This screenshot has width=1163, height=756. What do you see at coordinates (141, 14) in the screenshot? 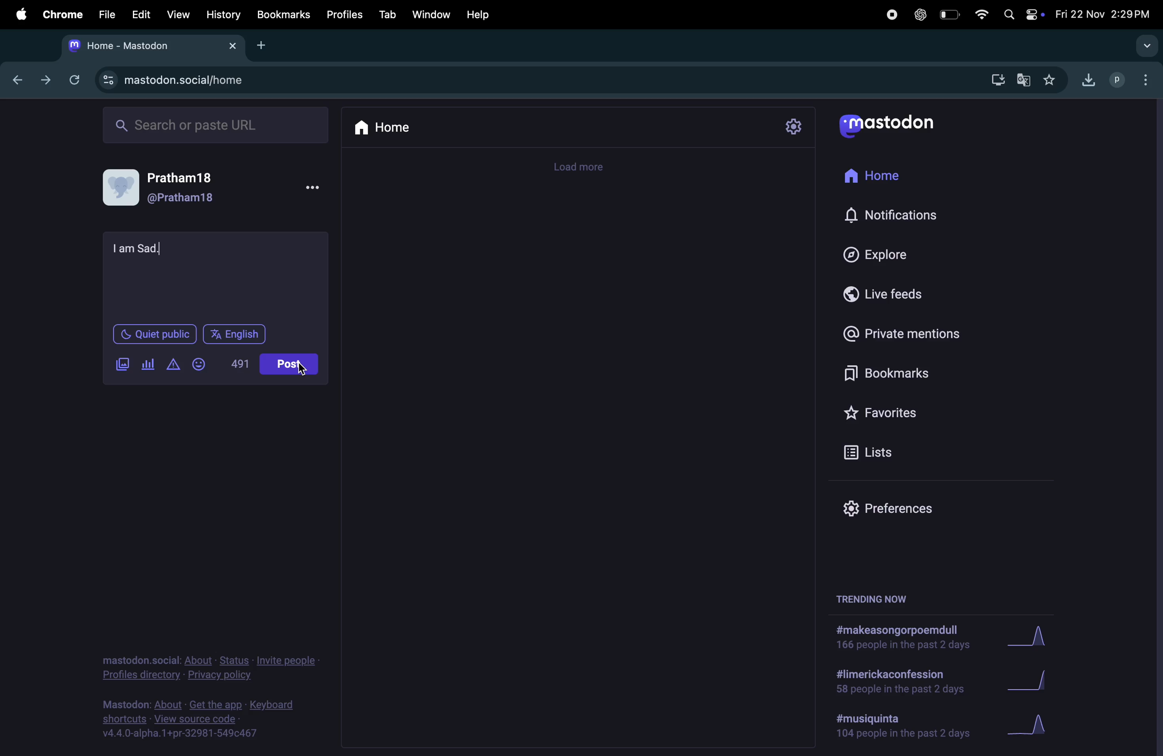
I see `edit` at bounding box center [141, 14].